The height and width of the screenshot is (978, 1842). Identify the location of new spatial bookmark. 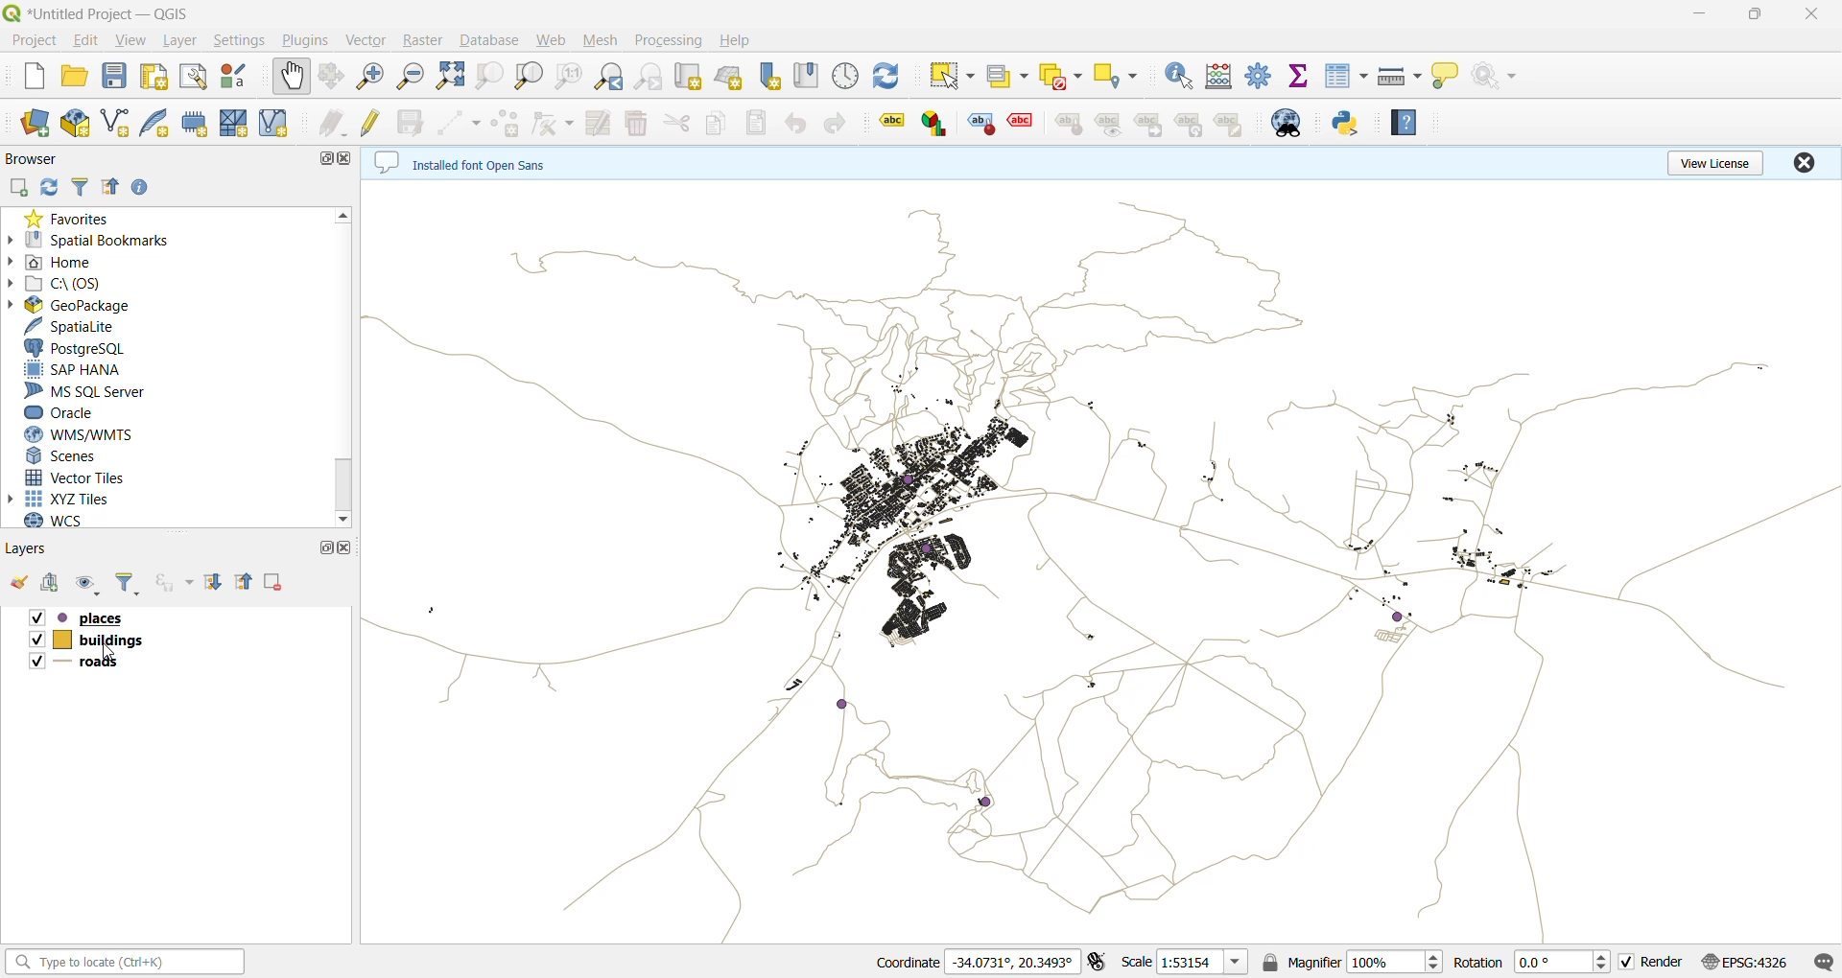
(769, 76).